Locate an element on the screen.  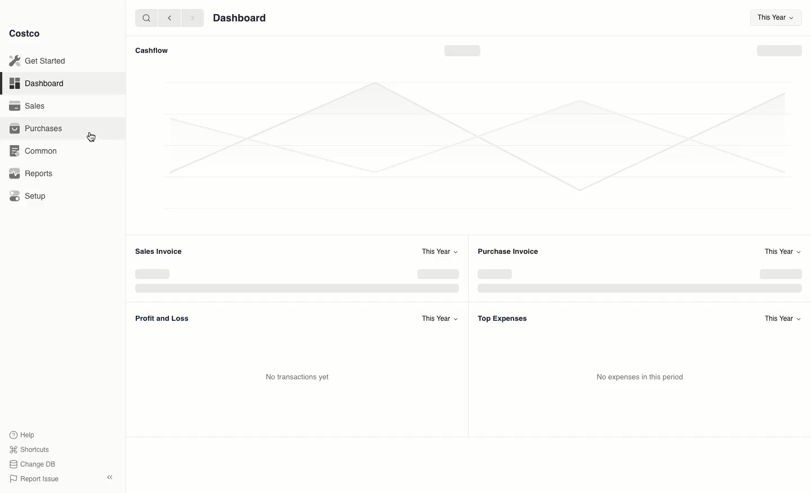
Graph is located at coordinates (469, 147).